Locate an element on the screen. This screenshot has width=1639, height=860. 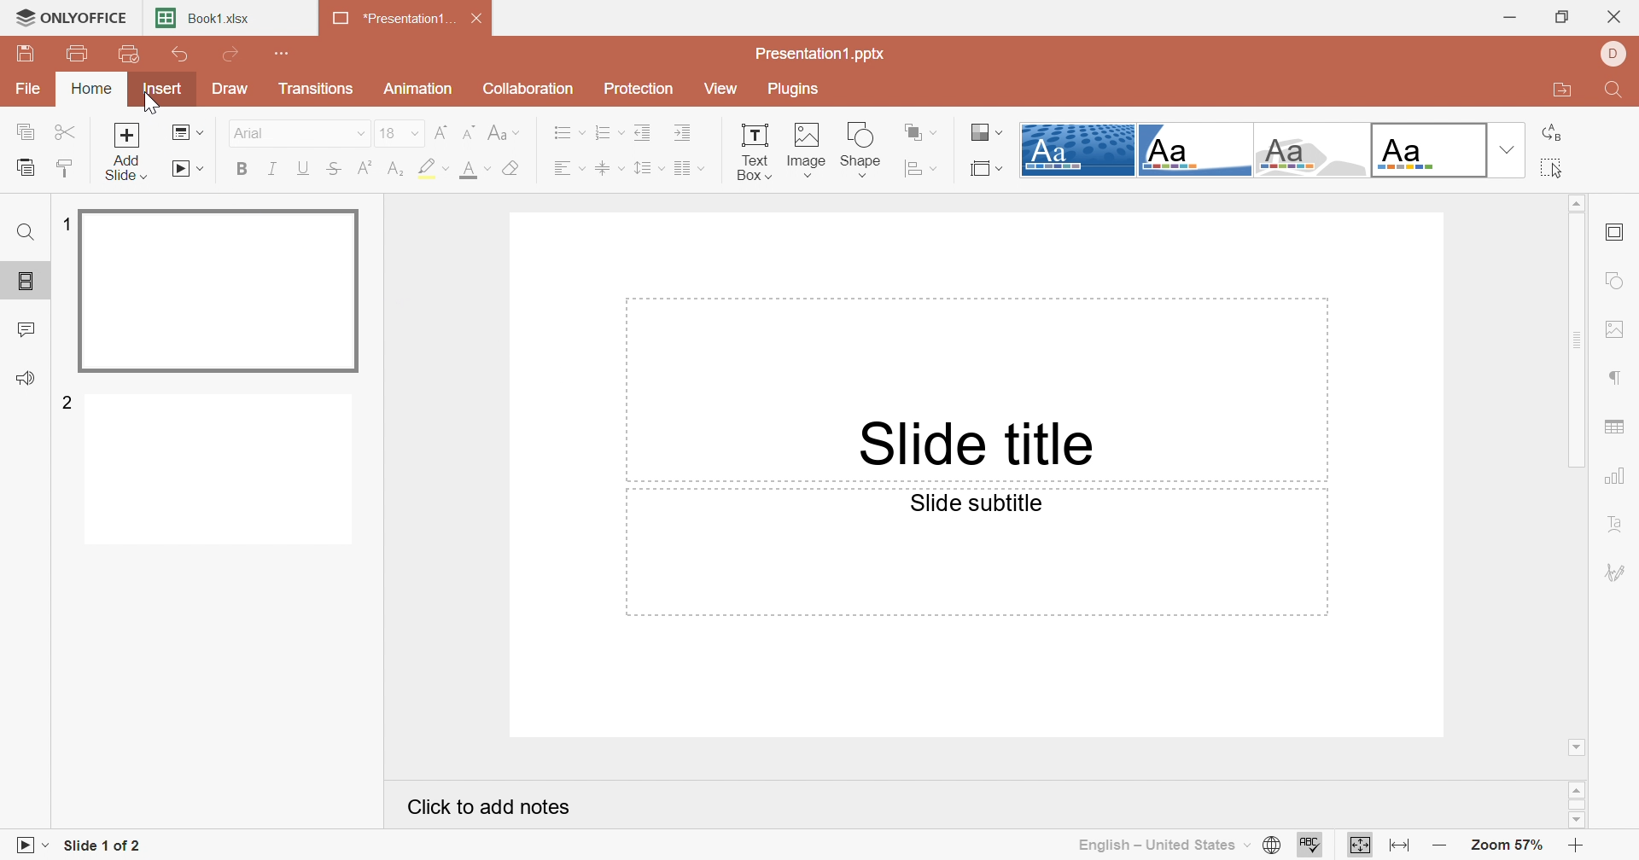
Scroll Up is located at coordinates (1576, 200).